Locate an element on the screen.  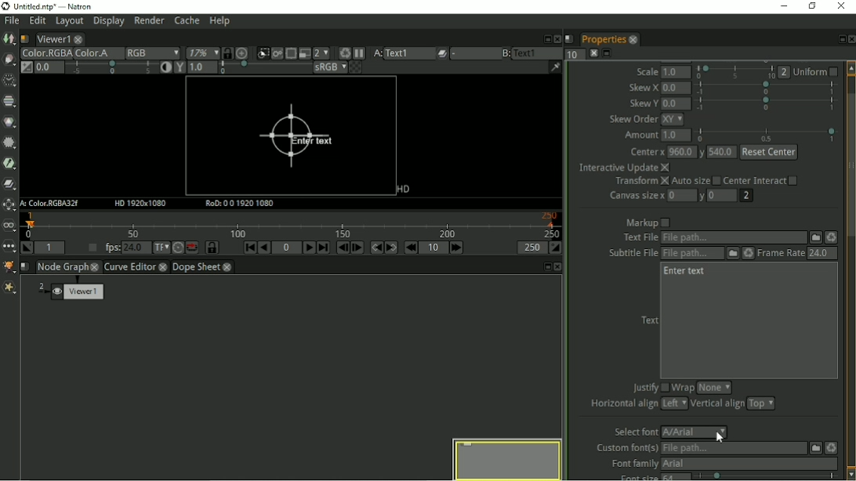
Switch between "Neutral" 1.0 gain f-stop and the previous setting  is located at coordinates (26, 67).